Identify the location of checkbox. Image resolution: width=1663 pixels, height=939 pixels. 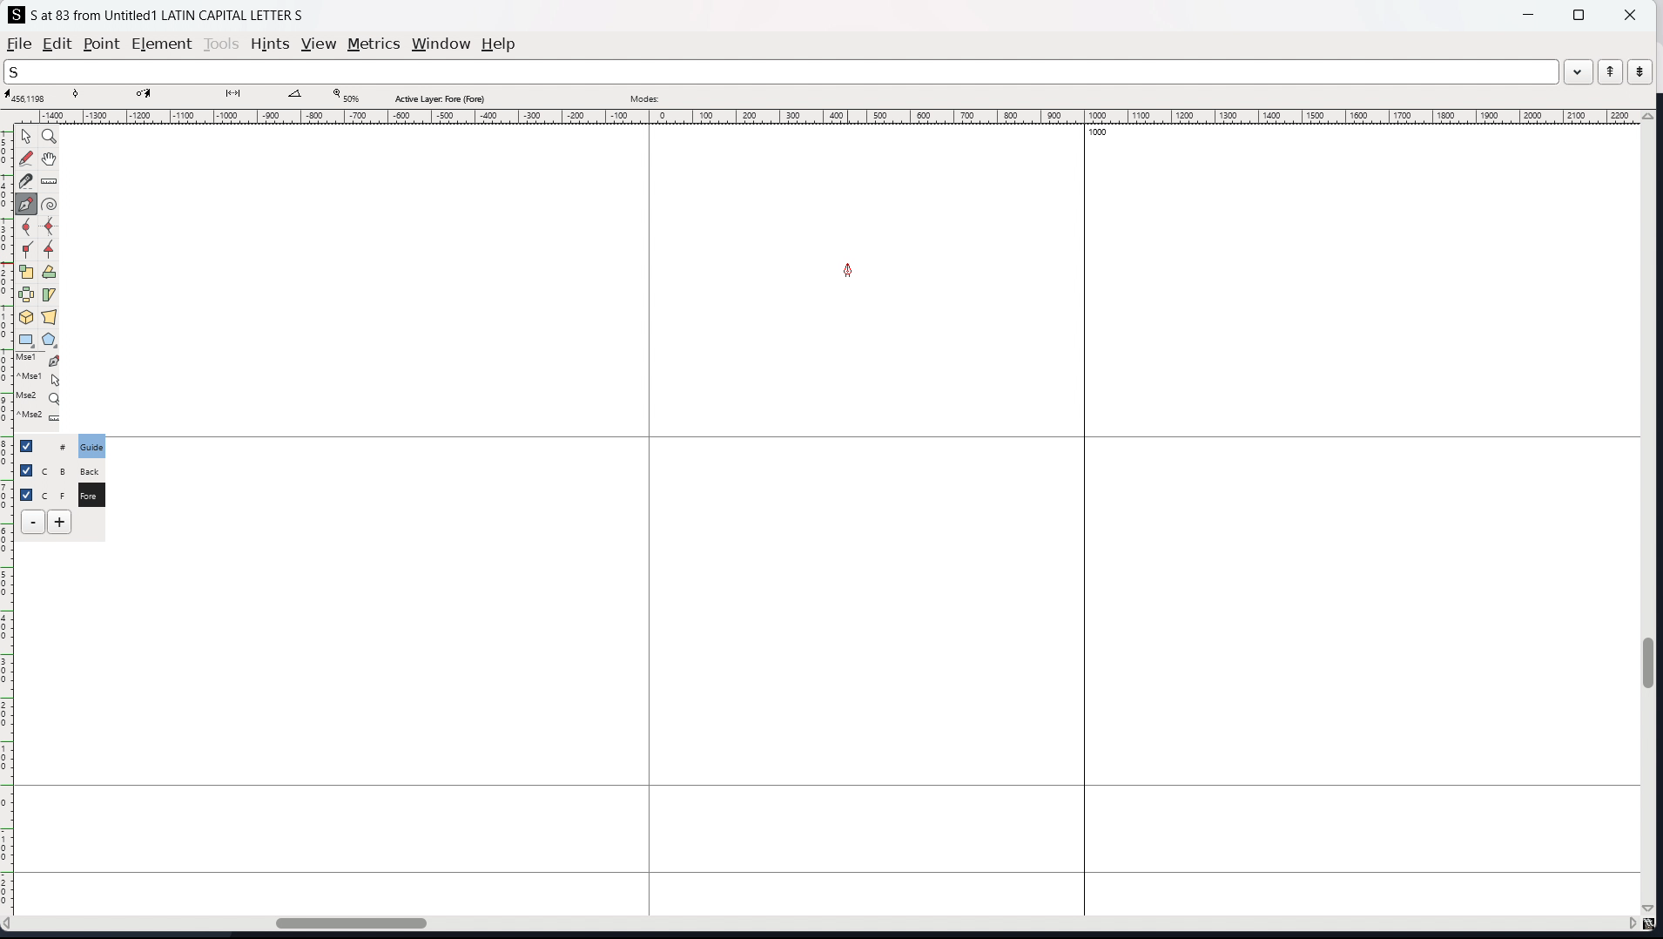
(25, 469).